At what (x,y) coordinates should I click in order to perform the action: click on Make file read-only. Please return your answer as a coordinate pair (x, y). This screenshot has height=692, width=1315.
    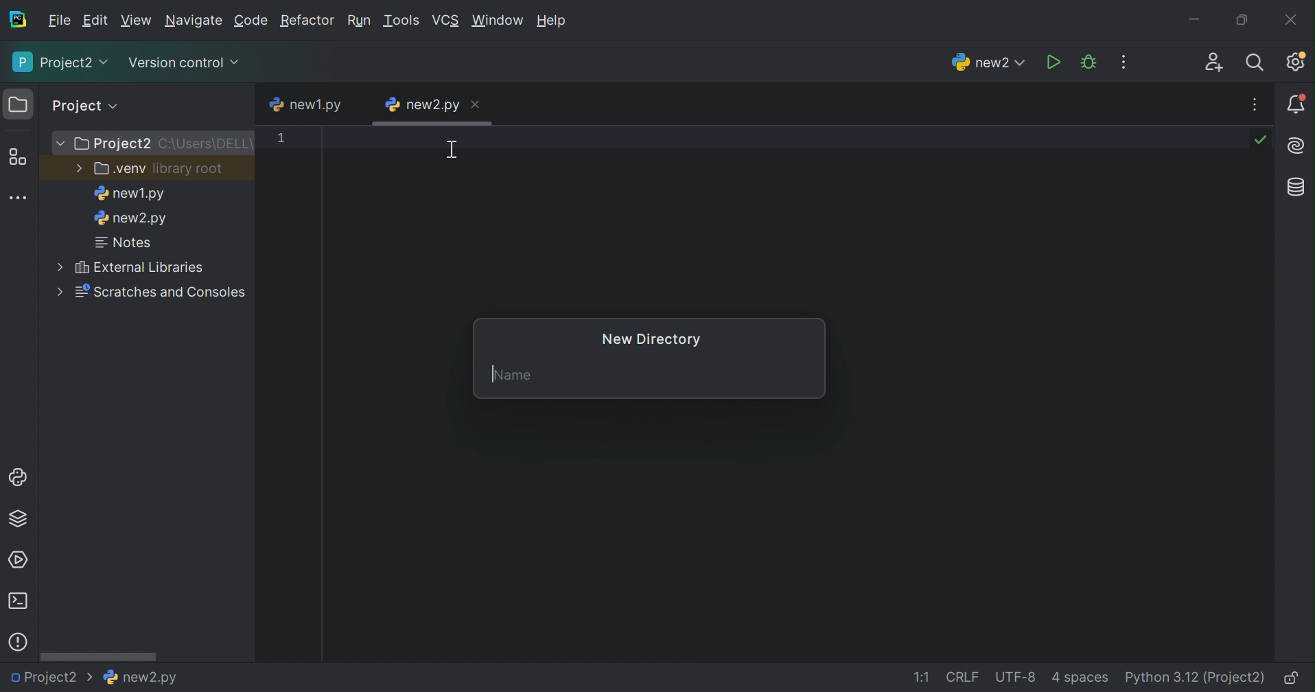
    Looking at the image, I should click on (1296, 678).